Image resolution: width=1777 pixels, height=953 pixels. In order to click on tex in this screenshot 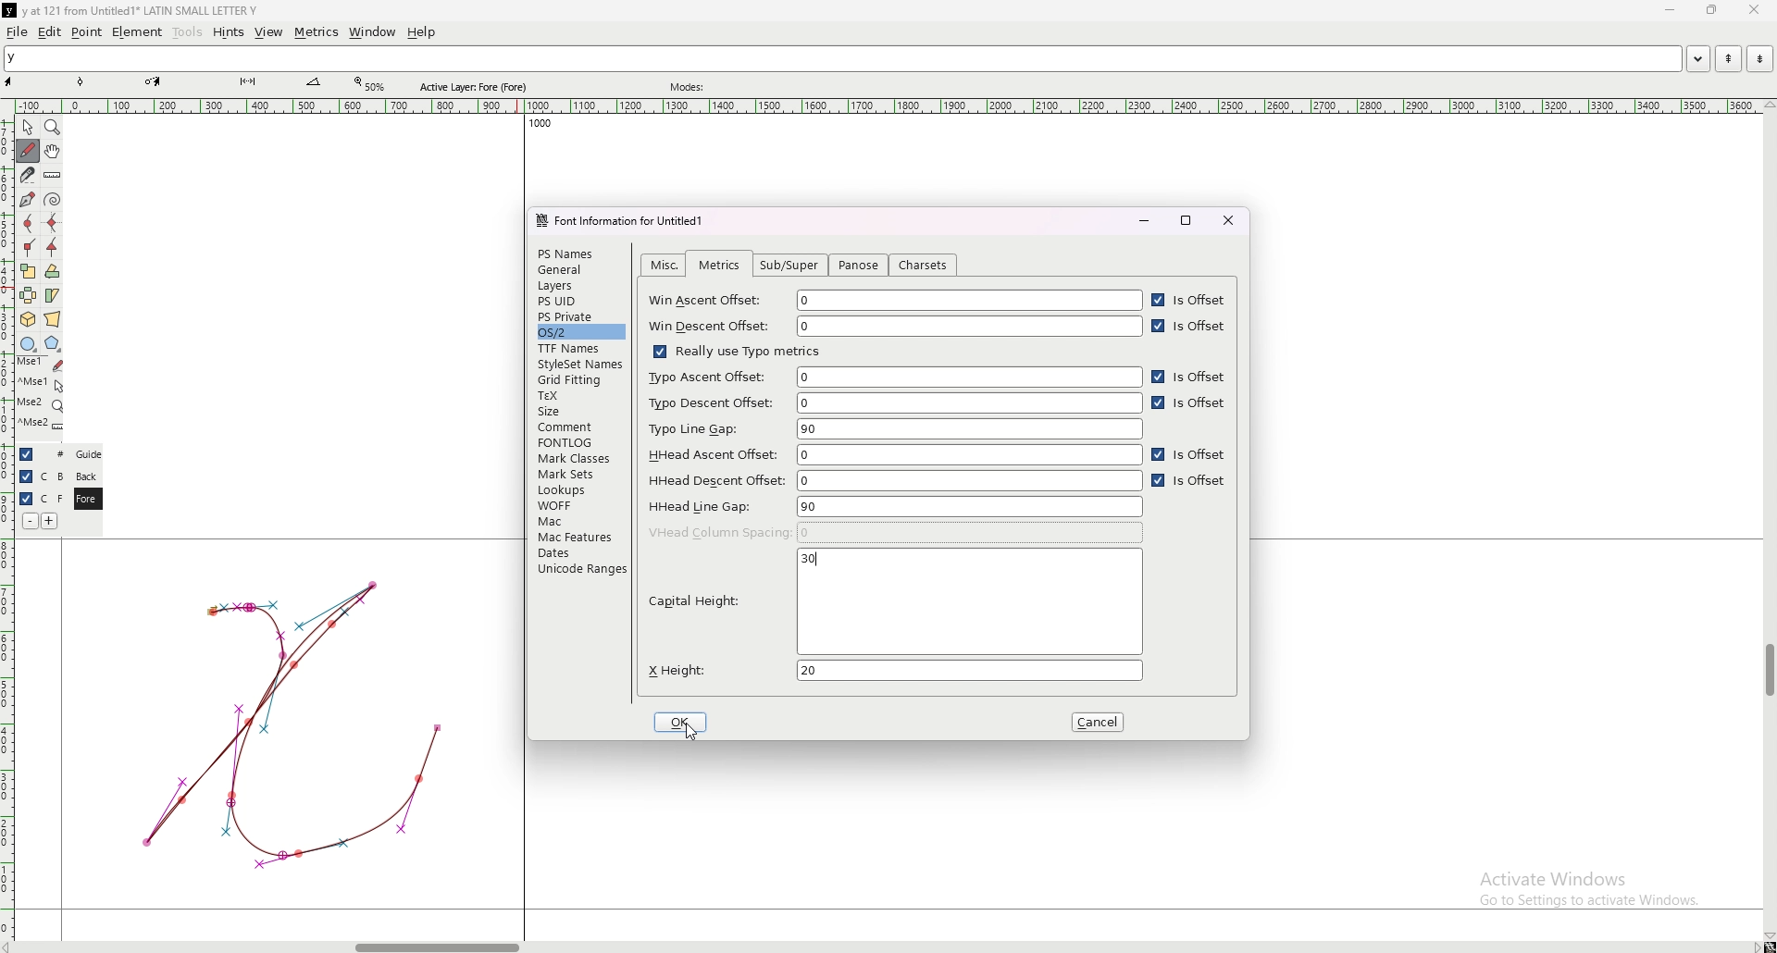, I will do `click(579, 396)`.